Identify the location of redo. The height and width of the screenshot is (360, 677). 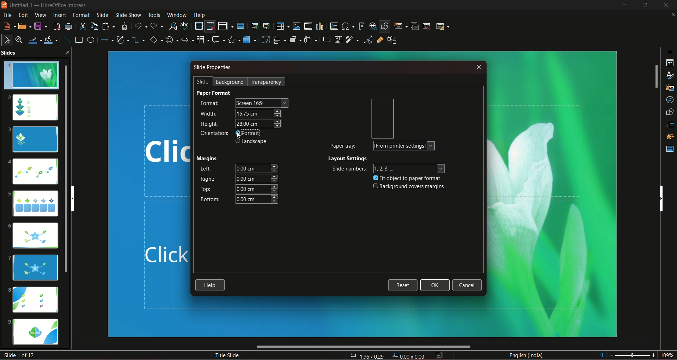
(158, 25).